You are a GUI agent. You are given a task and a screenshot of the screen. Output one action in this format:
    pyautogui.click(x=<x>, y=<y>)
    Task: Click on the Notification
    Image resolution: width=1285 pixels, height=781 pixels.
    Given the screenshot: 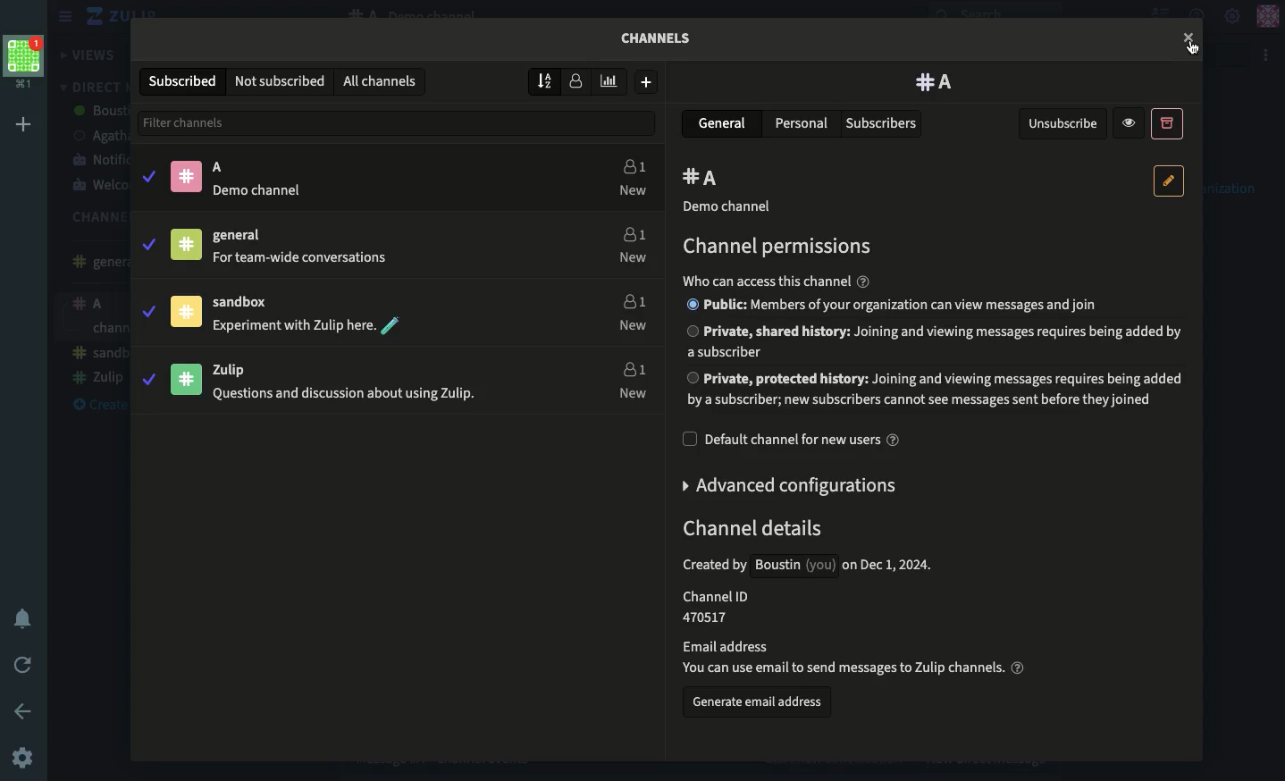 What is the action you would take?
    pyautogui.click(x=23, y=620)
    